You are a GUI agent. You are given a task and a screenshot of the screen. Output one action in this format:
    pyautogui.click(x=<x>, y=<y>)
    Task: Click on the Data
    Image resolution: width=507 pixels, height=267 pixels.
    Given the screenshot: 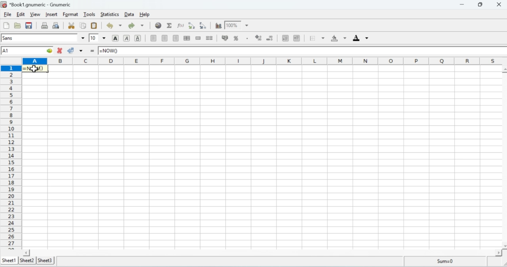 What is the action you would take?
    pyautogui.click(x=130, y=14)
    